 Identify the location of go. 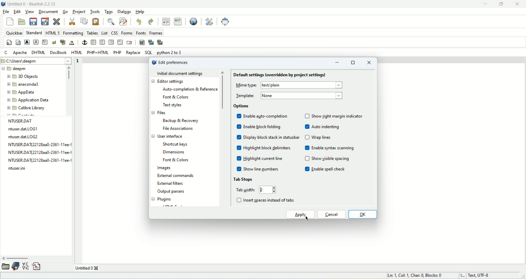
(65, 12).